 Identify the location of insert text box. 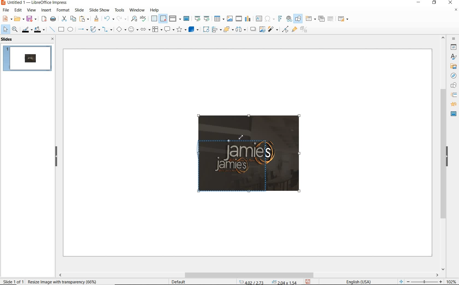
(259, 19).